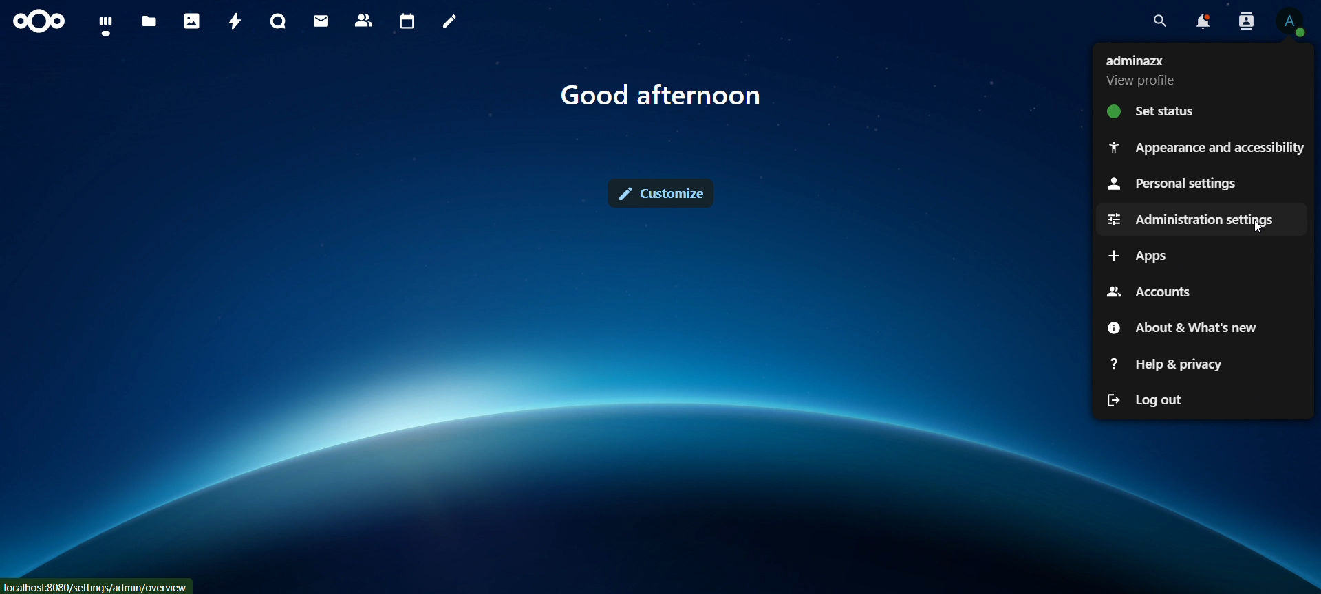 This screenshot has width=1321, height=594. Describe the element at coordinates (1143, 70) in the screenshot. I see `view profile` at that location.